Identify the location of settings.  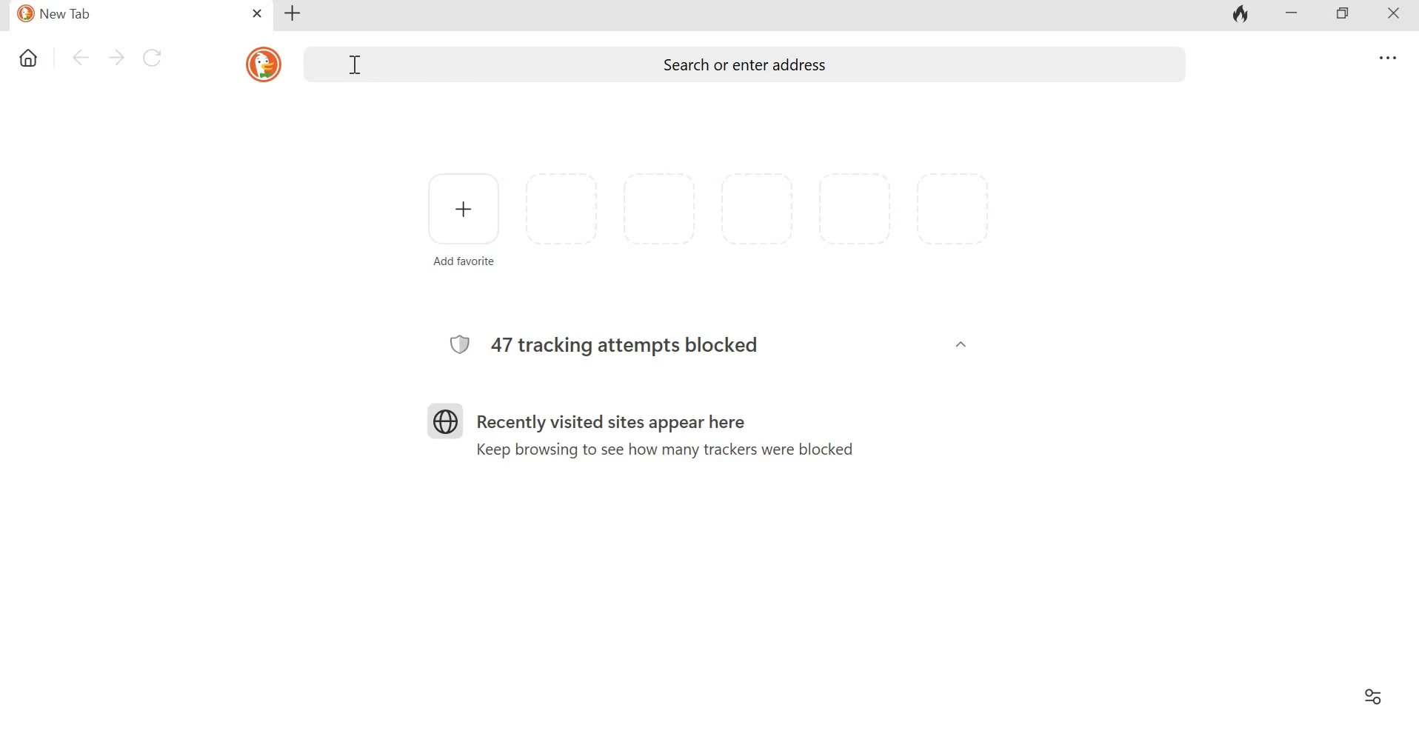
(1371, 697).